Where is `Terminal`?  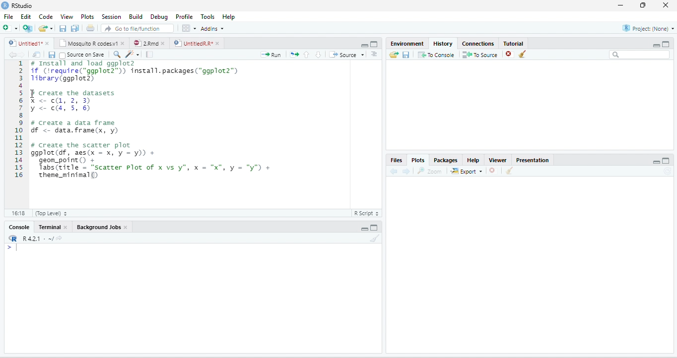
Terminal is located at coordinates (49, 227).